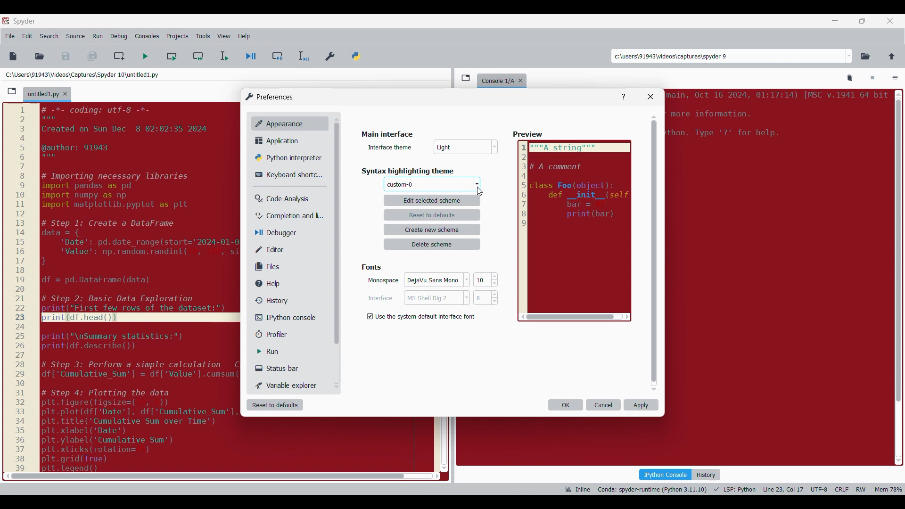 The width and height of the screenshot is (905, 509). What do you see at coordinates (529, 135) in the screenshot?
I see `` at bounding box center [529, 135].